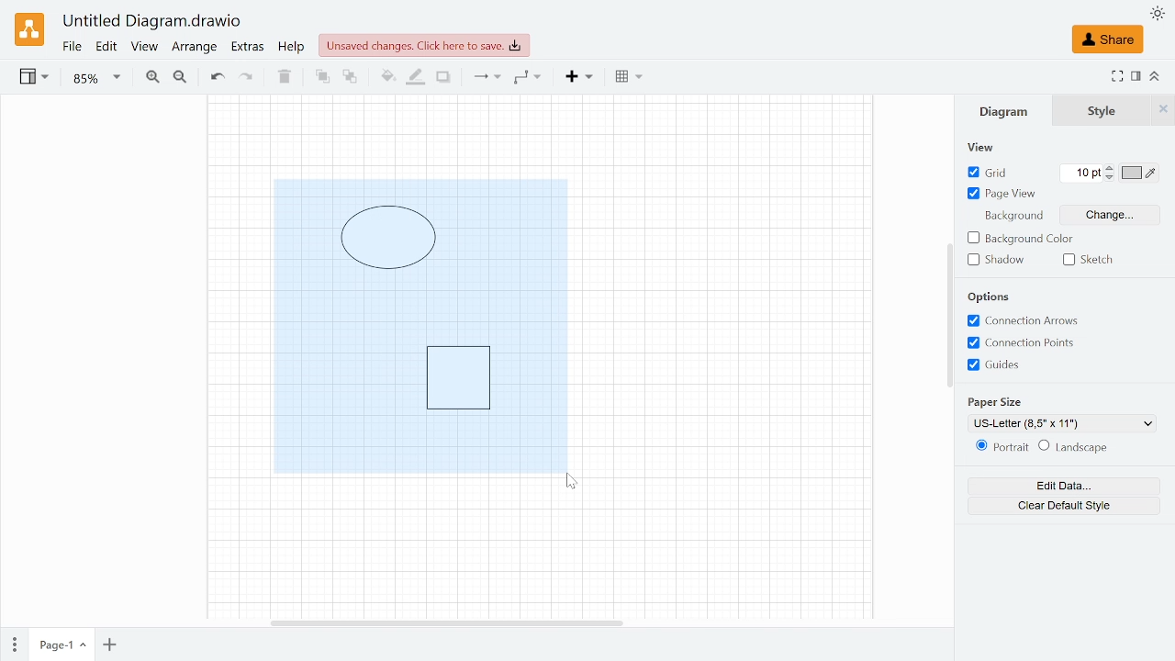 The image size is (1175, 661). Describe the element at coordinates (61, 645) in the screenshot. I see `Current page` at that location.